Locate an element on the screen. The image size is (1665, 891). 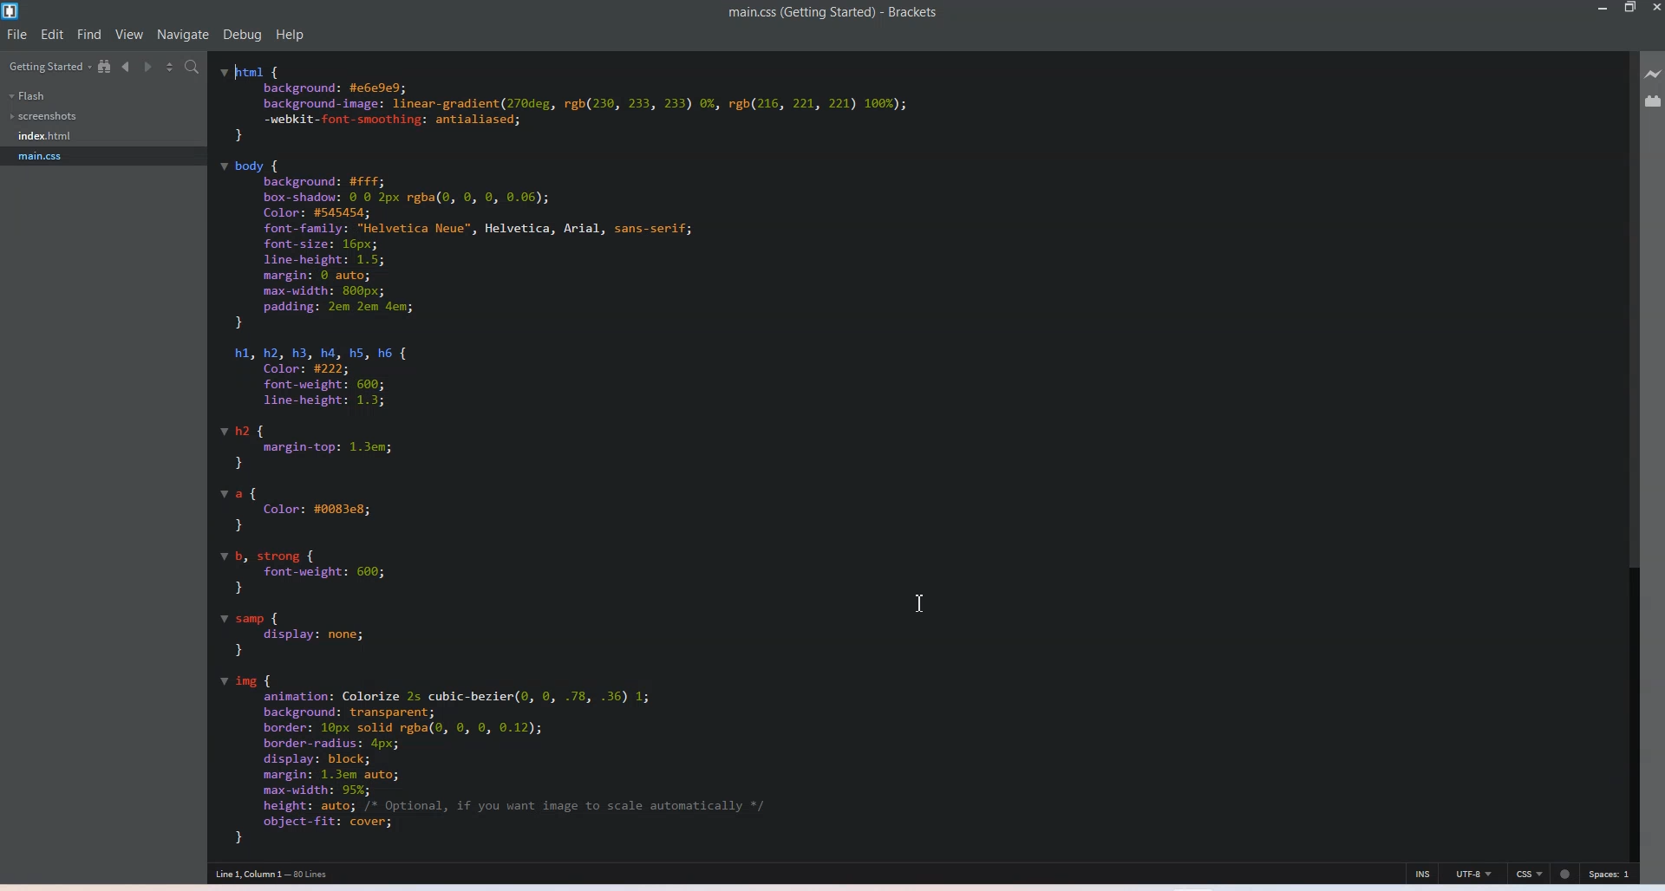
Close is located at coordinates (1655, 9).